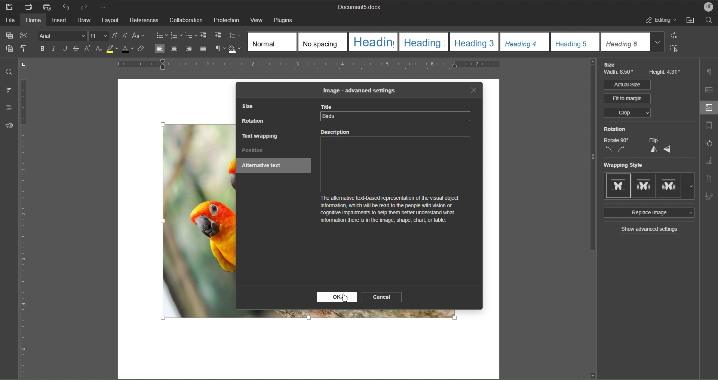 The image size is (718, 380). I want to click on Feedback and Support, so click(9, 125).